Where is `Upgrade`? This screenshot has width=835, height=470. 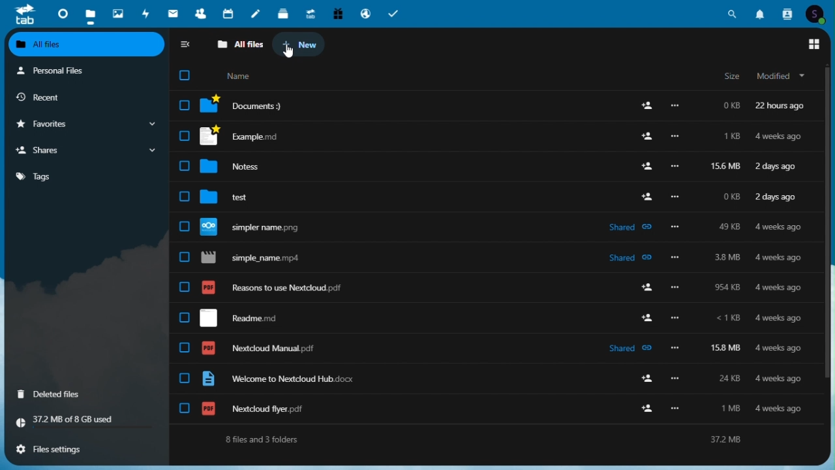
Upgrade is located at coordinates (311, 13).